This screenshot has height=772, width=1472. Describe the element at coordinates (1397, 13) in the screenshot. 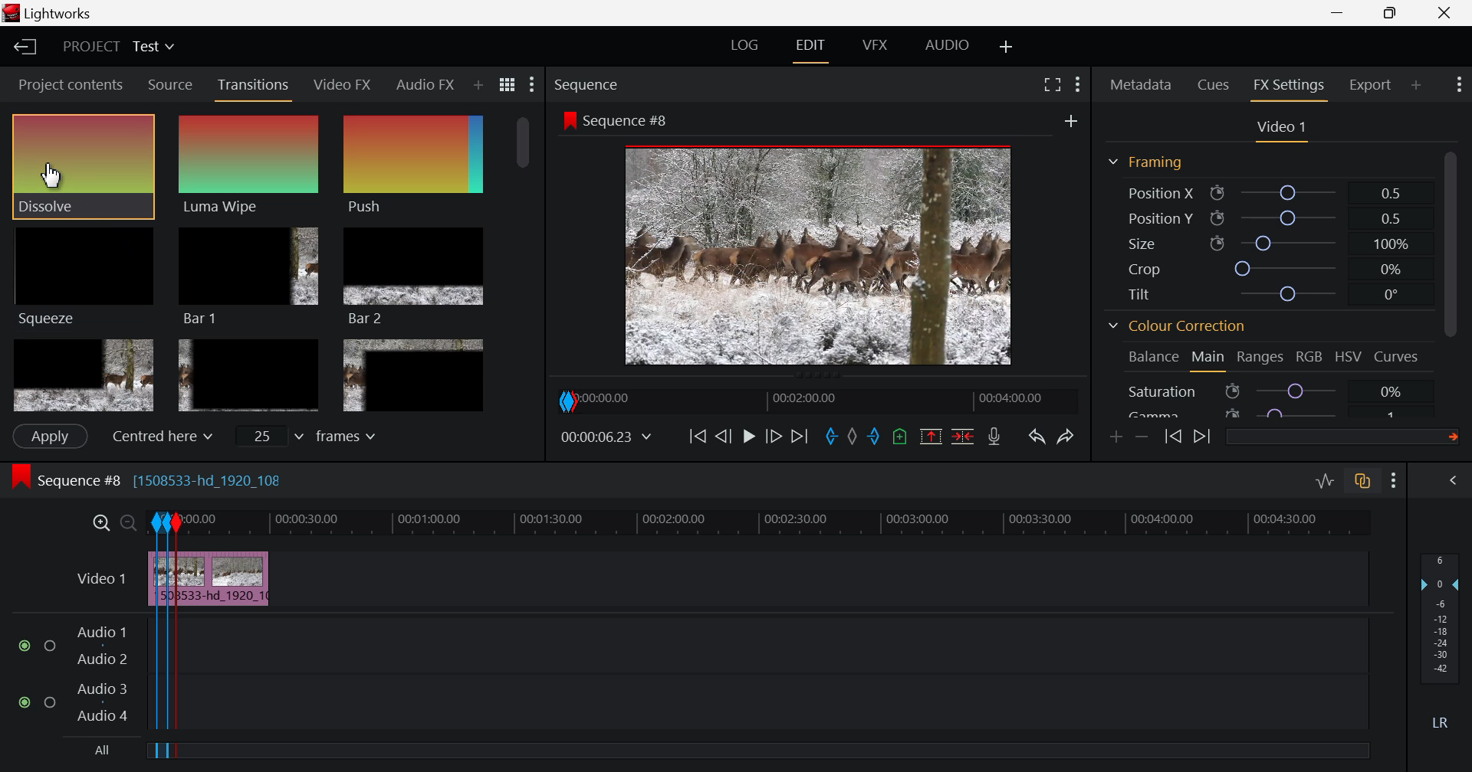

I see `Minimize` at that location.